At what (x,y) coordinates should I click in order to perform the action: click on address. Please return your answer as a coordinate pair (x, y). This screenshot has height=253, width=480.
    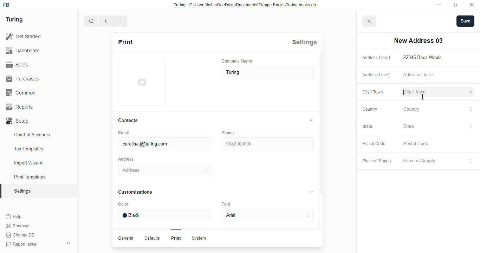
    Looking at the image, I should click on (126, 159).